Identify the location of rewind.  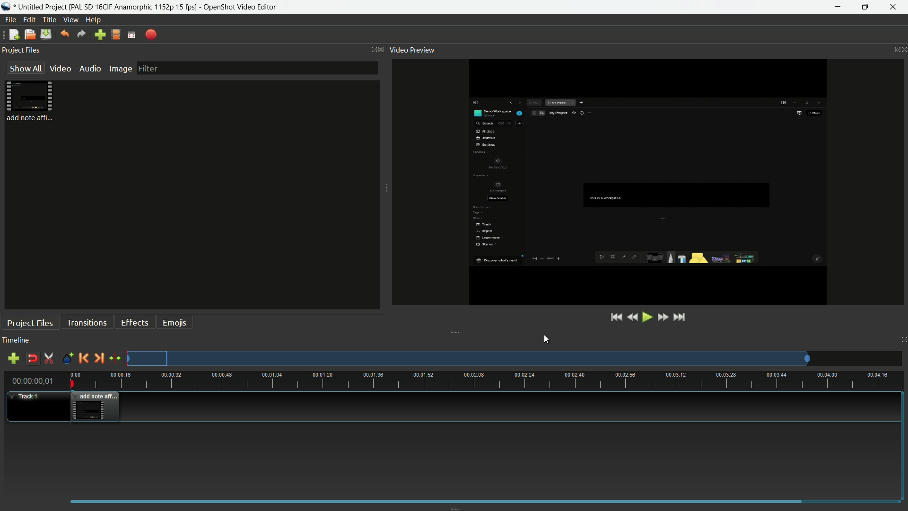
(631, 317).